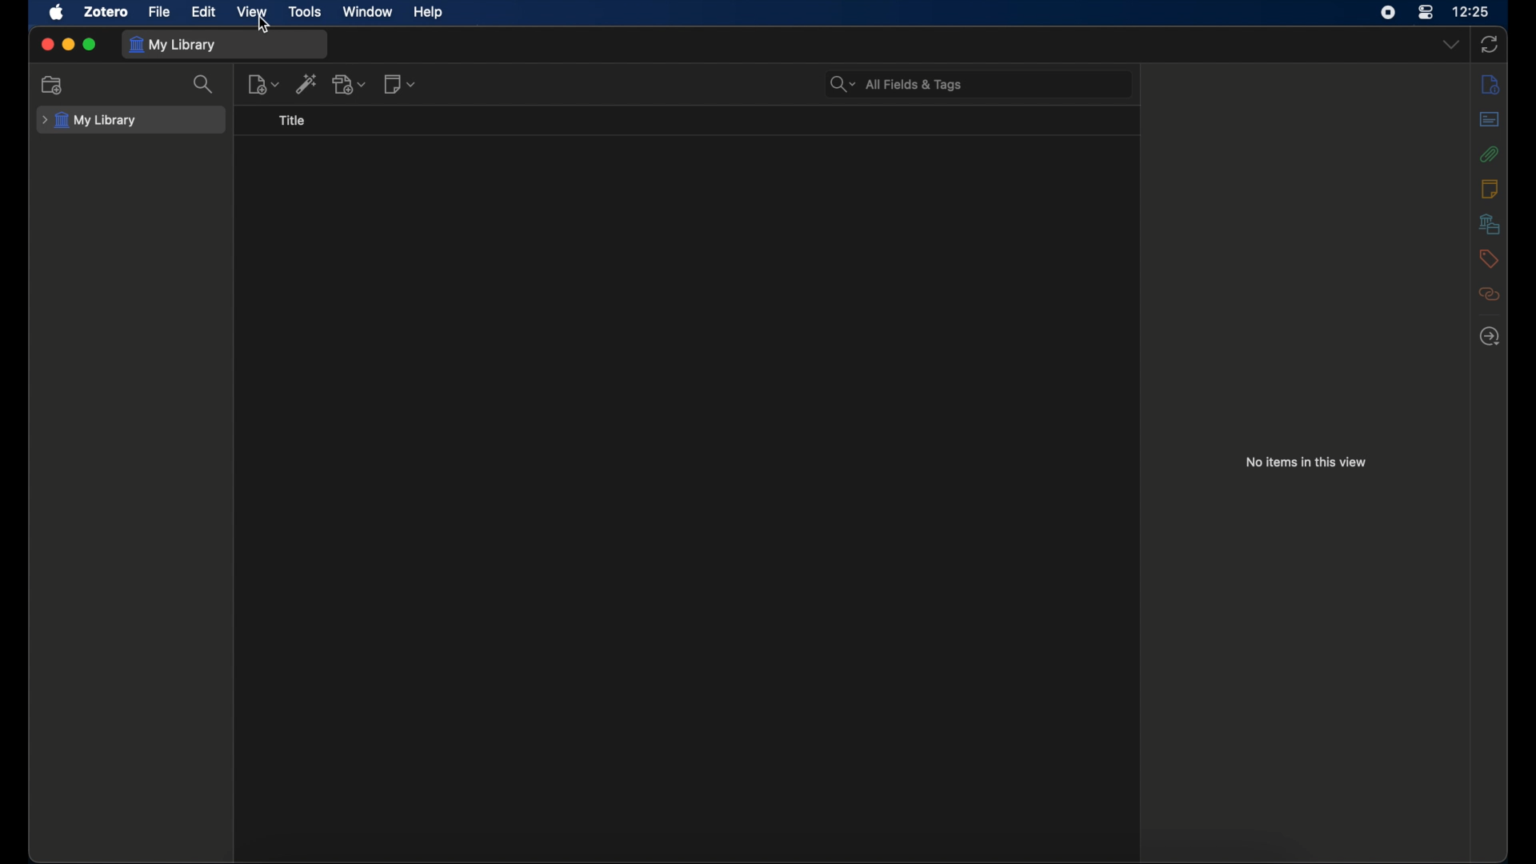  Describe the element at coordinates (291, 121) in the screenshot. I see `title` at that location.